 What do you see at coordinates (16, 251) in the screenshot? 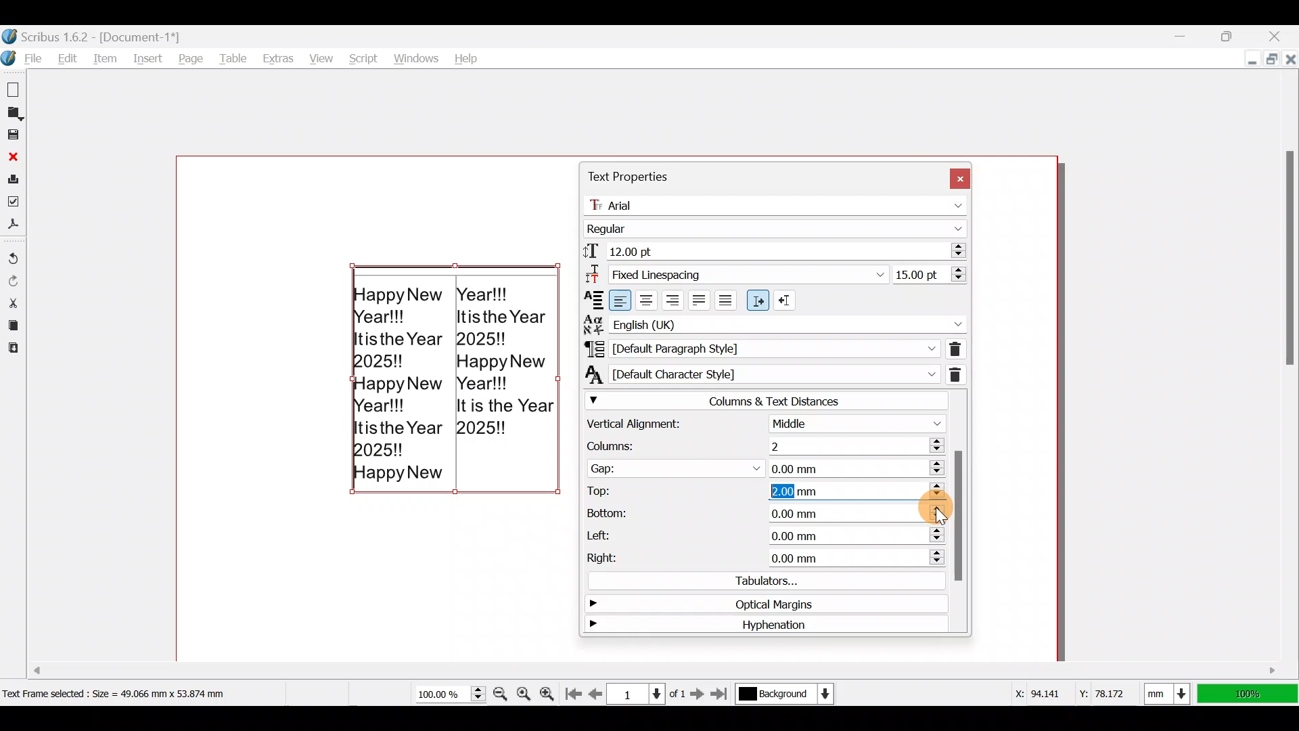
I see `Undo` at bounding box center [16, 251].